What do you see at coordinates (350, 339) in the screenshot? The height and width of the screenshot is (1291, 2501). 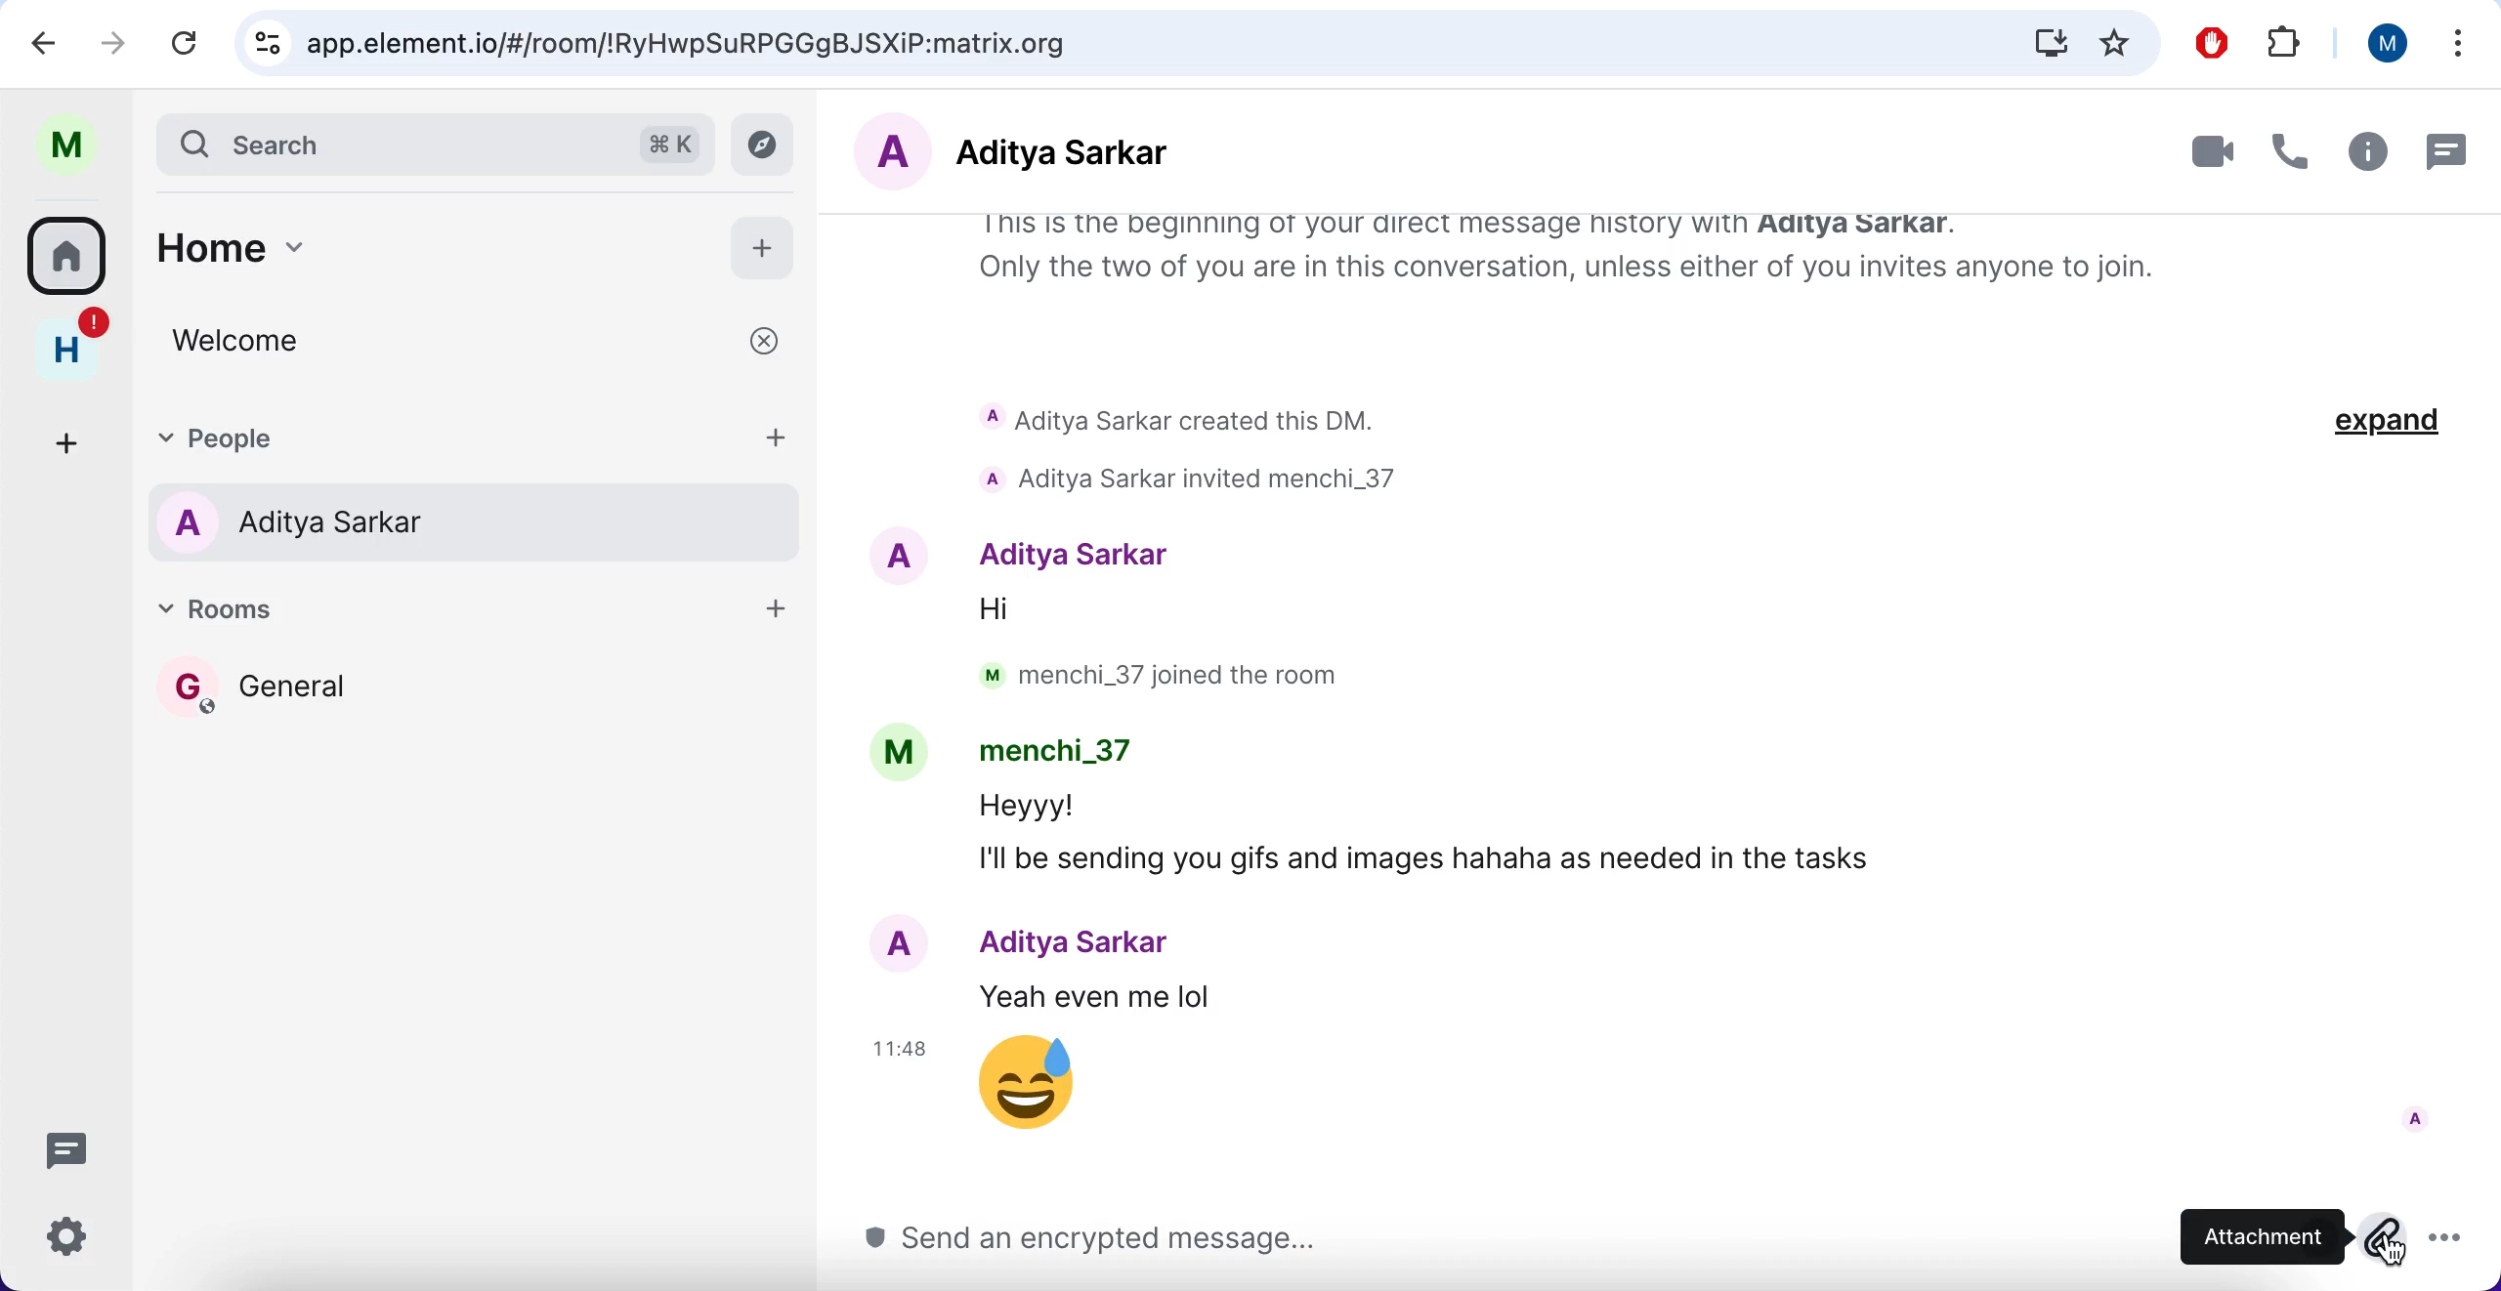 I see `welcome` at bounding box center [350, 339].